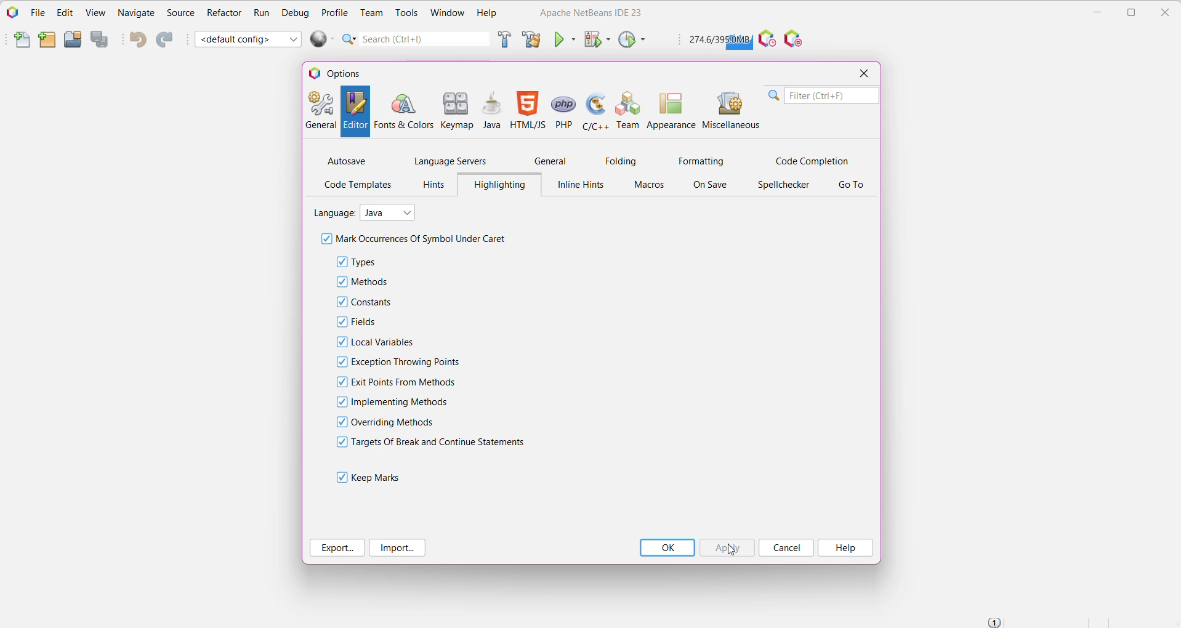  Describe the element at coordinates (390, 212) in the screenshot. I see `Select the language from the ist` at that location.